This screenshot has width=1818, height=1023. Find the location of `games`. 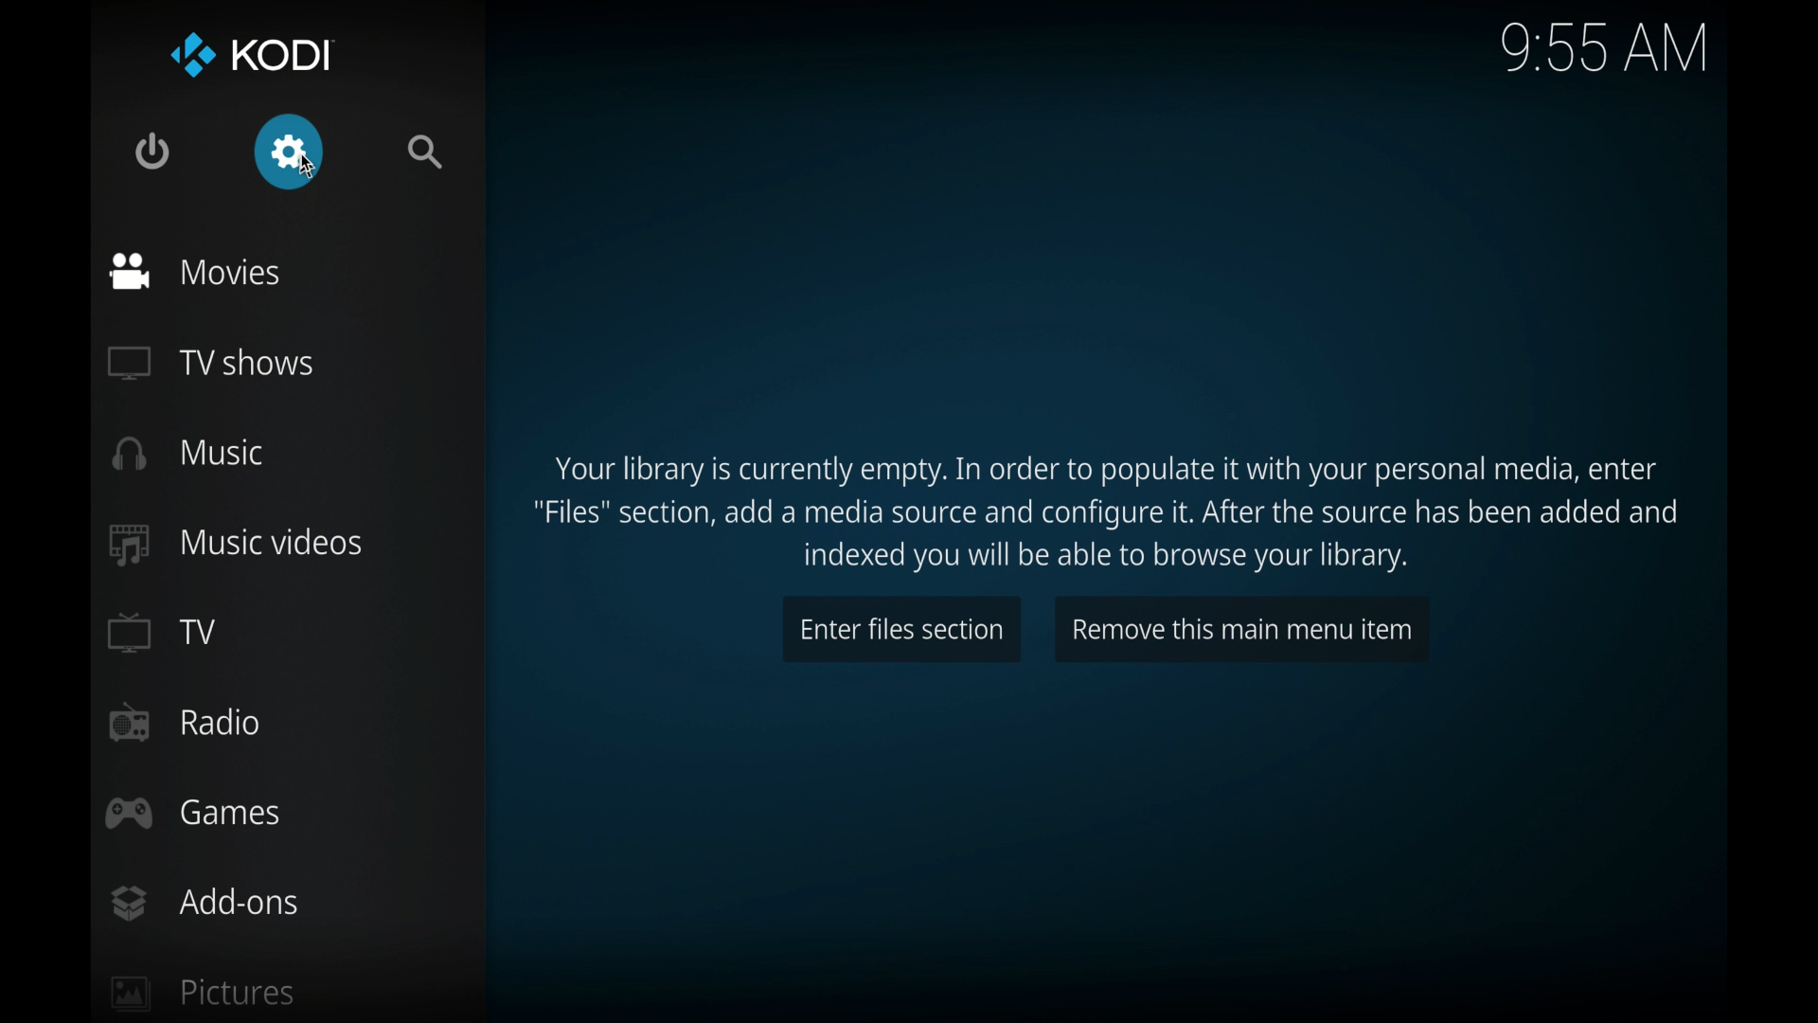

games is located at coordinates (195, 815).